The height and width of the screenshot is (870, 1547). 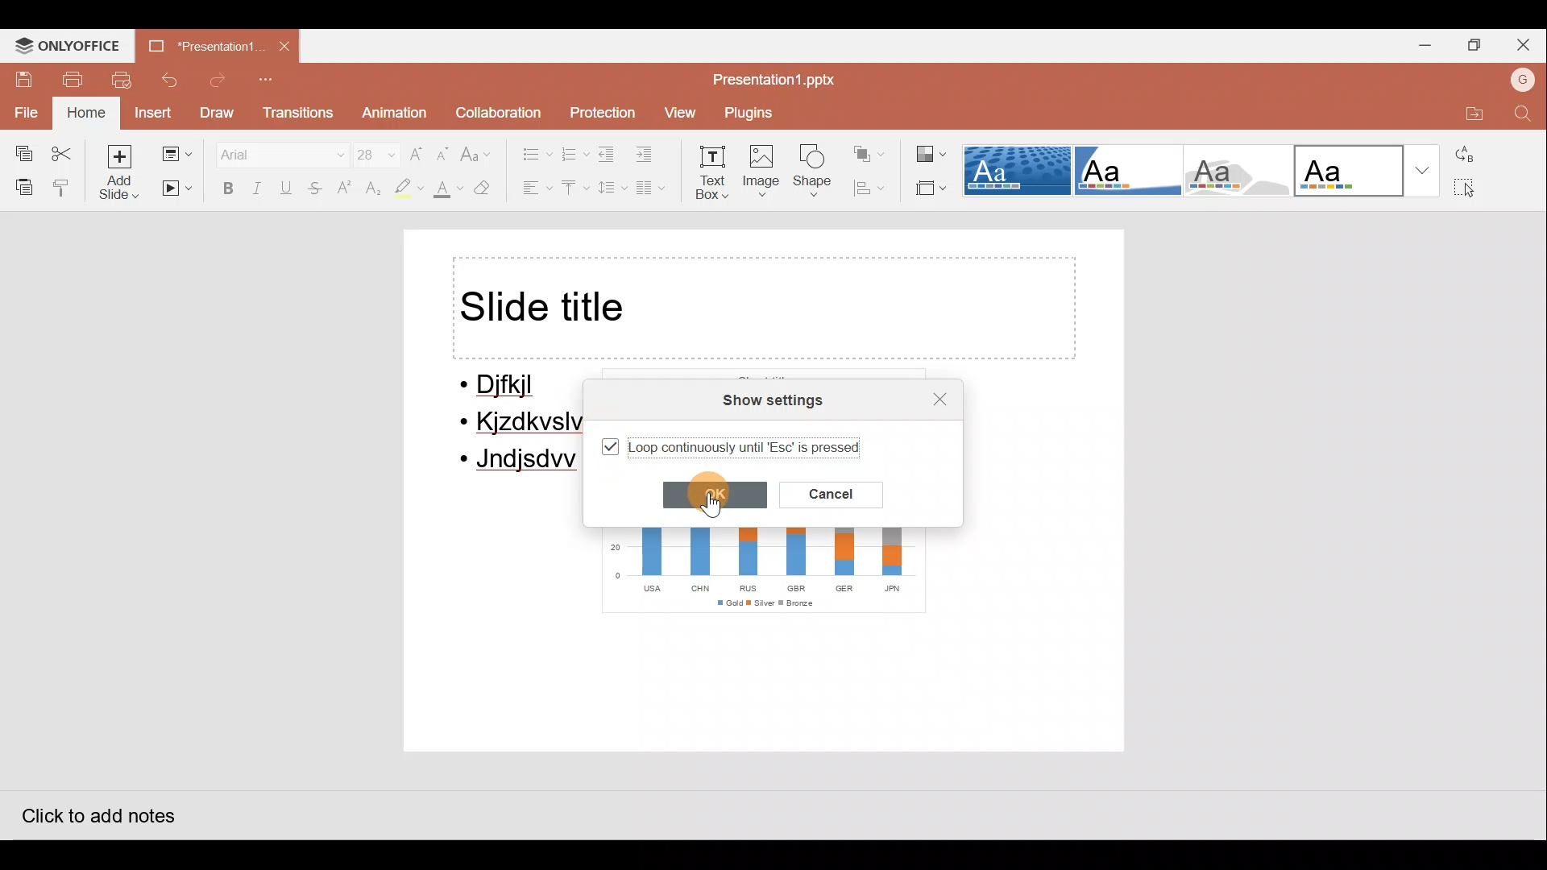 What do you see at coordinates (175, 191) in the screenshot?
I see `Start slideshow` at bounding box center [175, 191].